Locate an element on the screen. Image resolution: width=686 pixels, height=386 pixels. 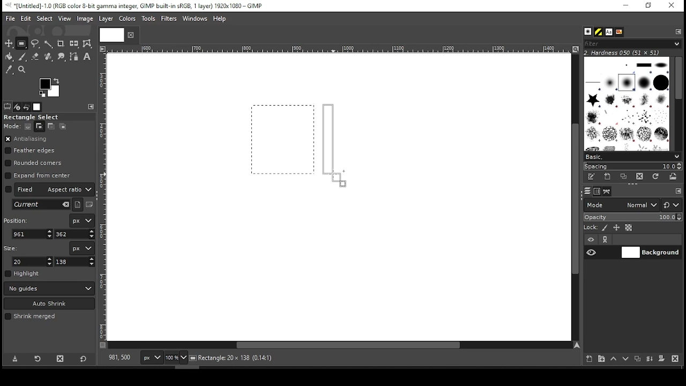
shrink merged is located at coordinates (30, 316).